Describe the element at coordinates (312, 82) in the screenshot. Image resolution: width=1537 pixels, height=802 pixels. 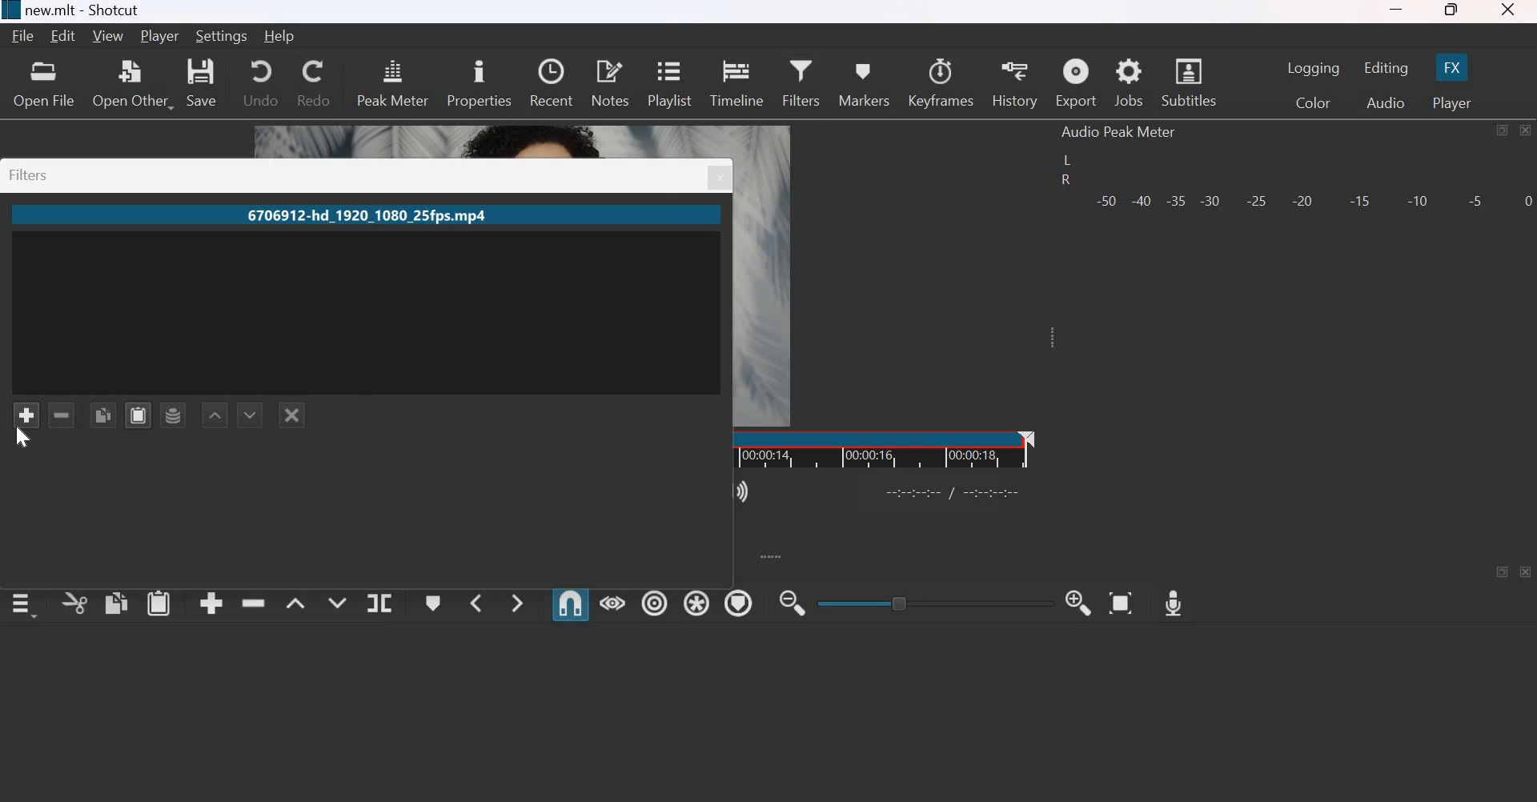
I see `redo` at that location.